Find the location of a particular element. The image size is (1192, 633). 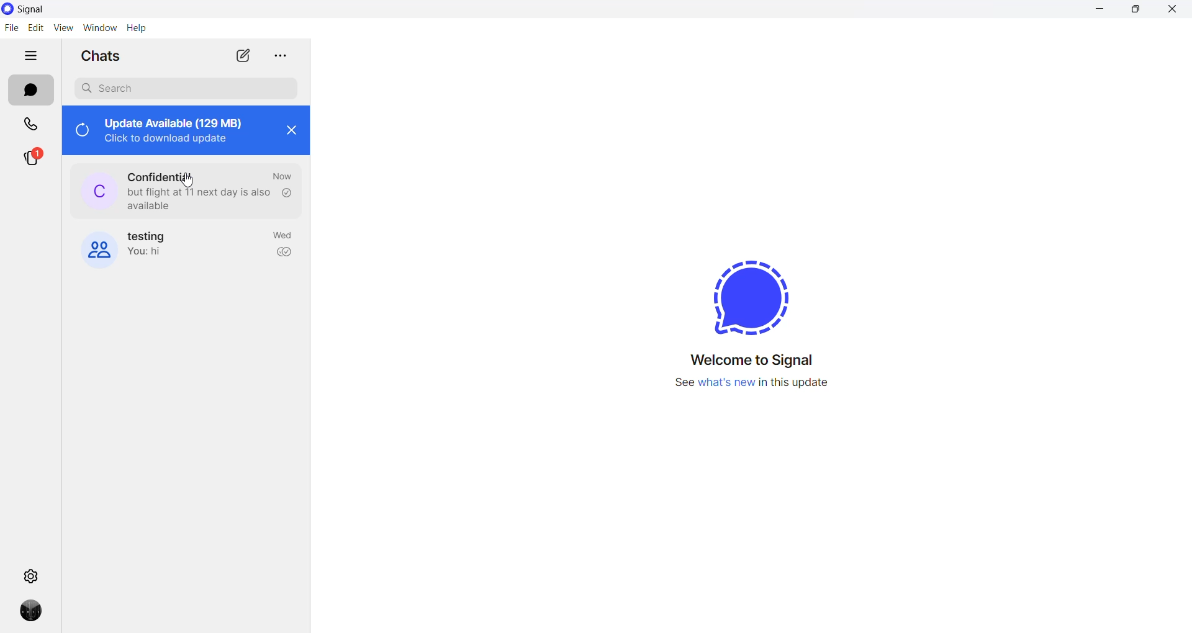

close is located at coordinates (1173, 11).